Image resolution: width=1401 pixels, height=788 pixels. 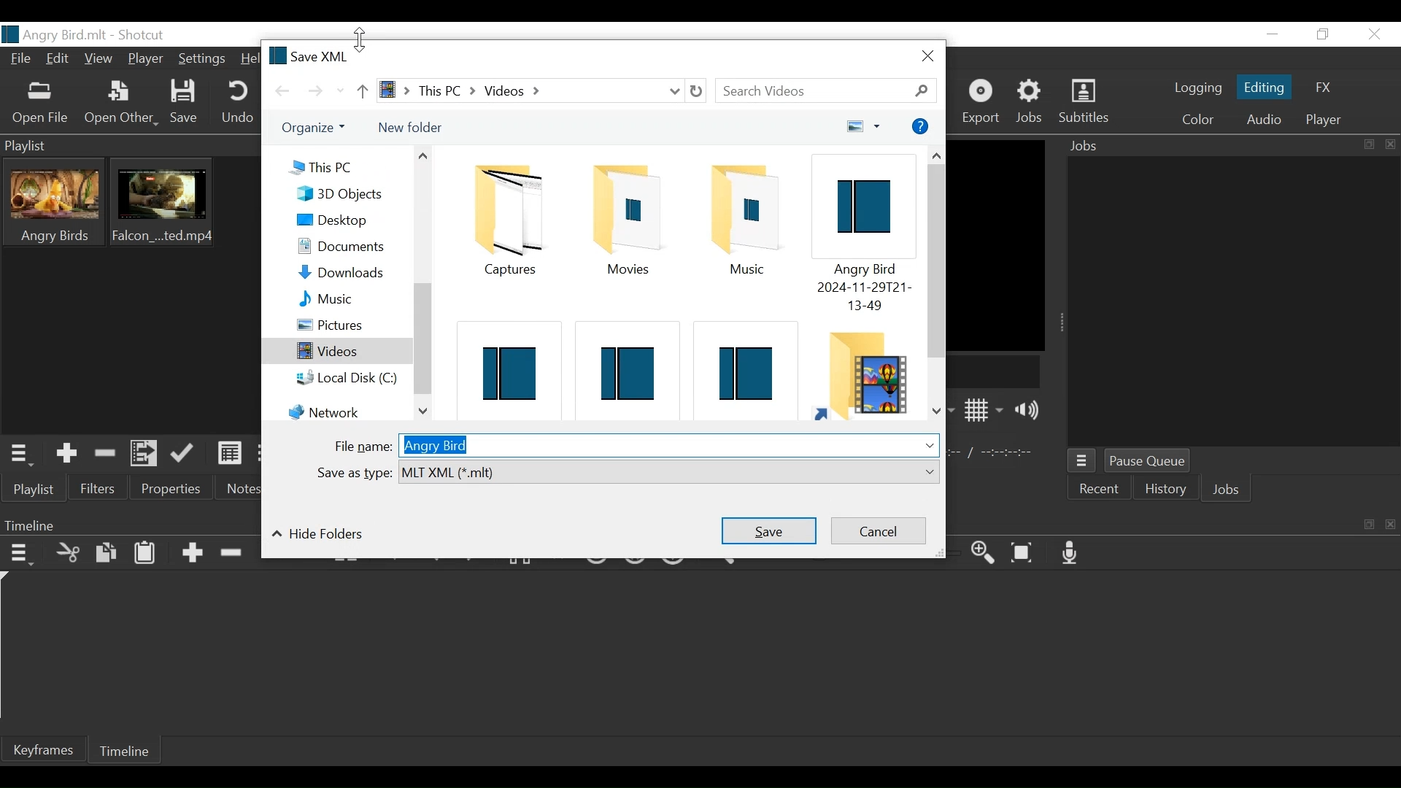 What do you see at coordinates (350, 325) in the screenshot?
I see `Pictures` at bounding box center [350, 325].